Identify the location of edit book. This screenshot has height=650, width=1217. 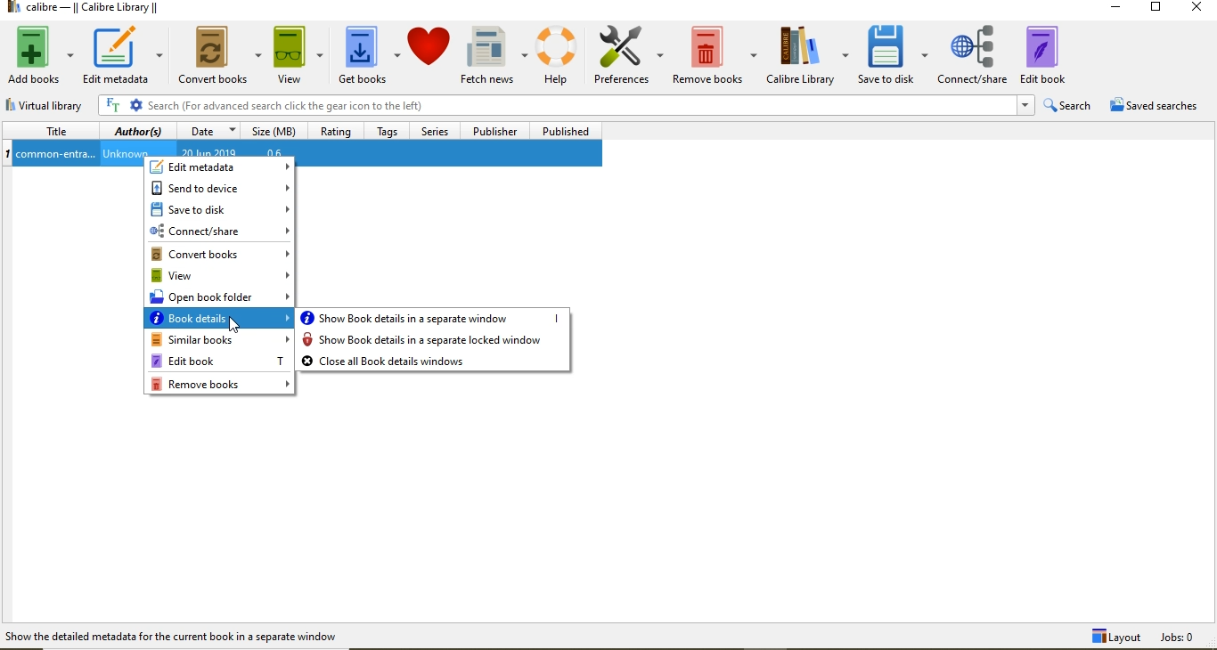
(218, 361).